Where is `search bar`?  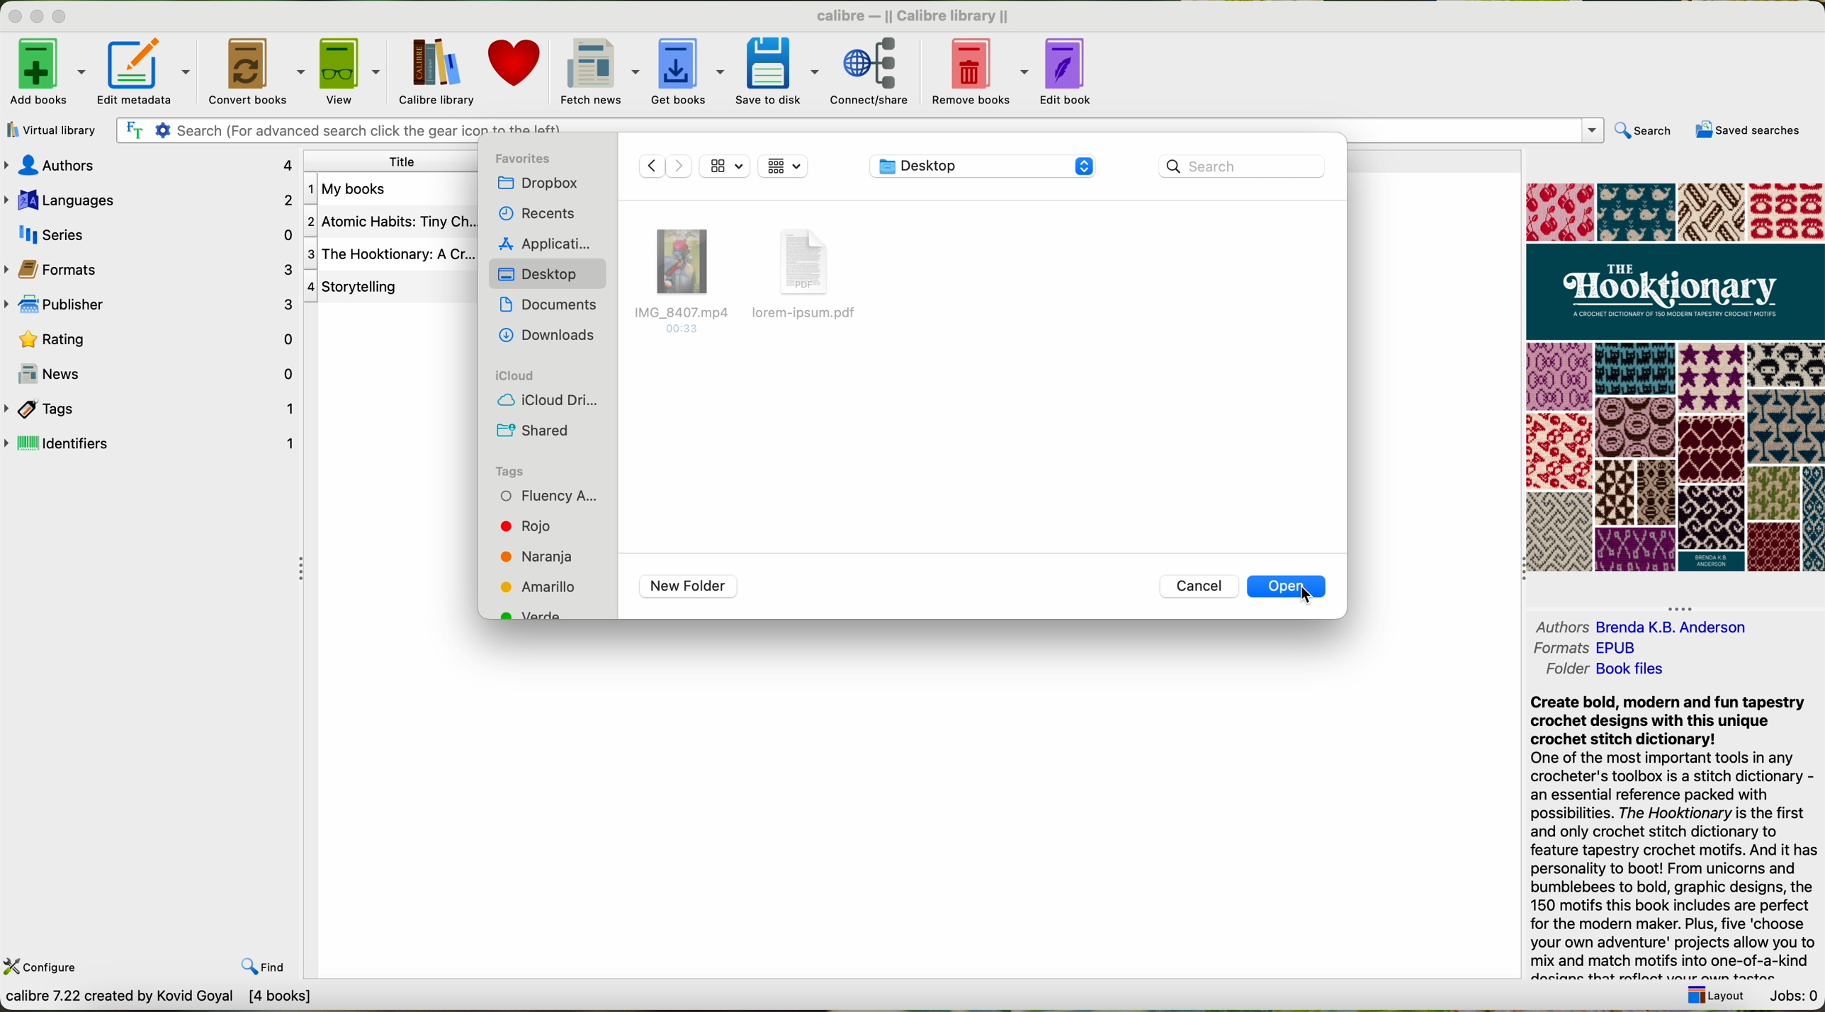
search bar is located at coordinates (861, 130).